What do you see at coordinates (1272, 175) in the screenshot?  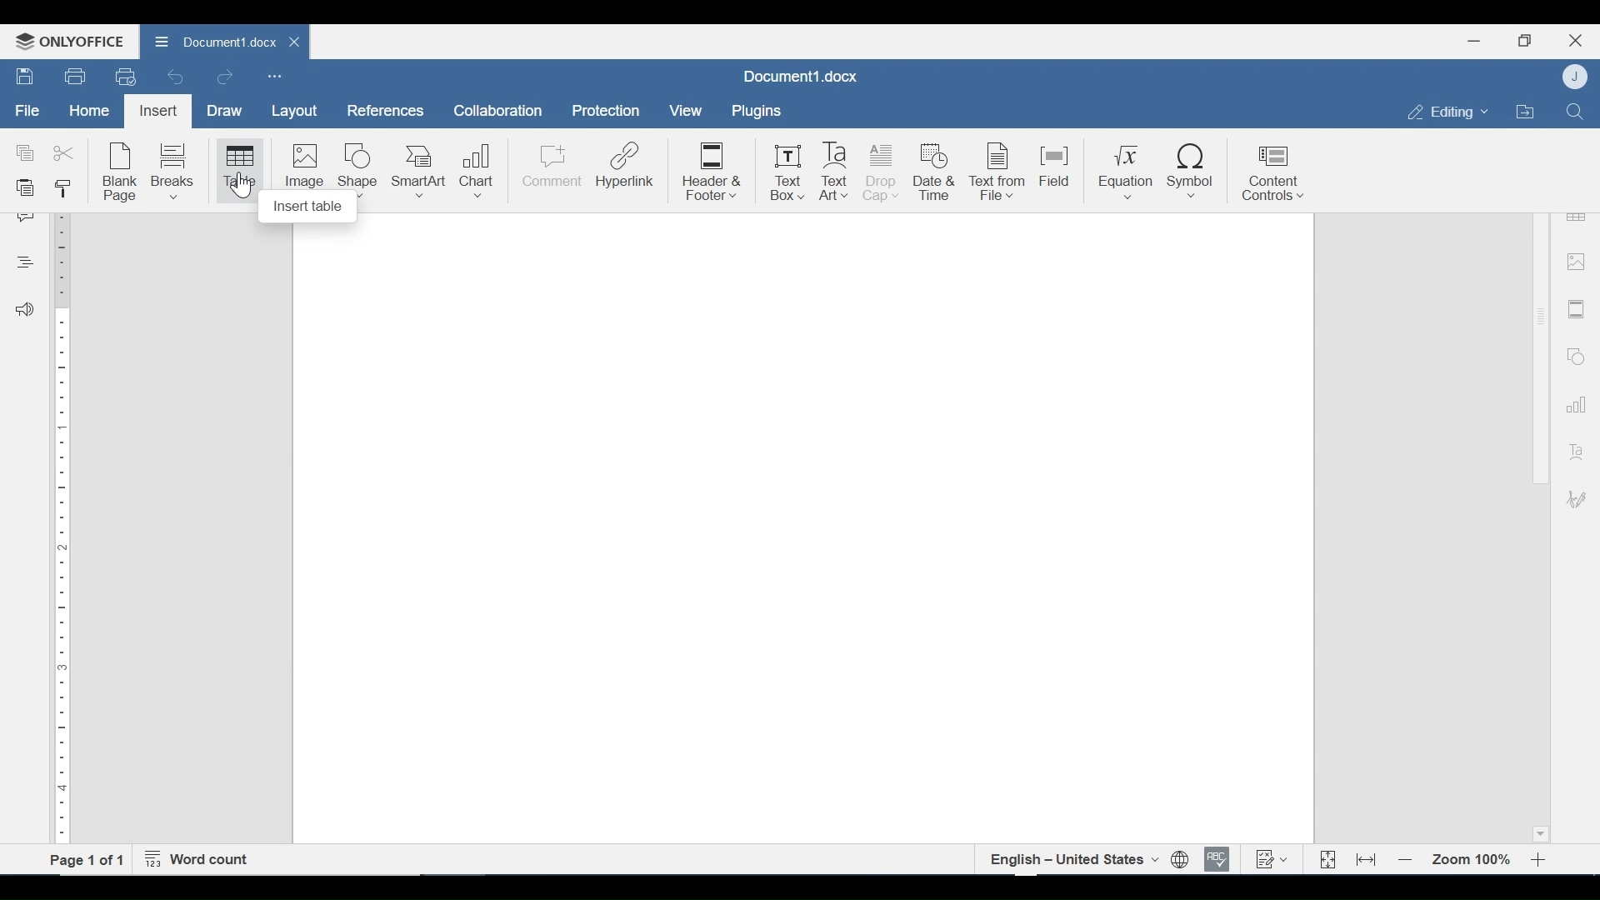 I see `Content Control` at bounding box center [1272, 175].